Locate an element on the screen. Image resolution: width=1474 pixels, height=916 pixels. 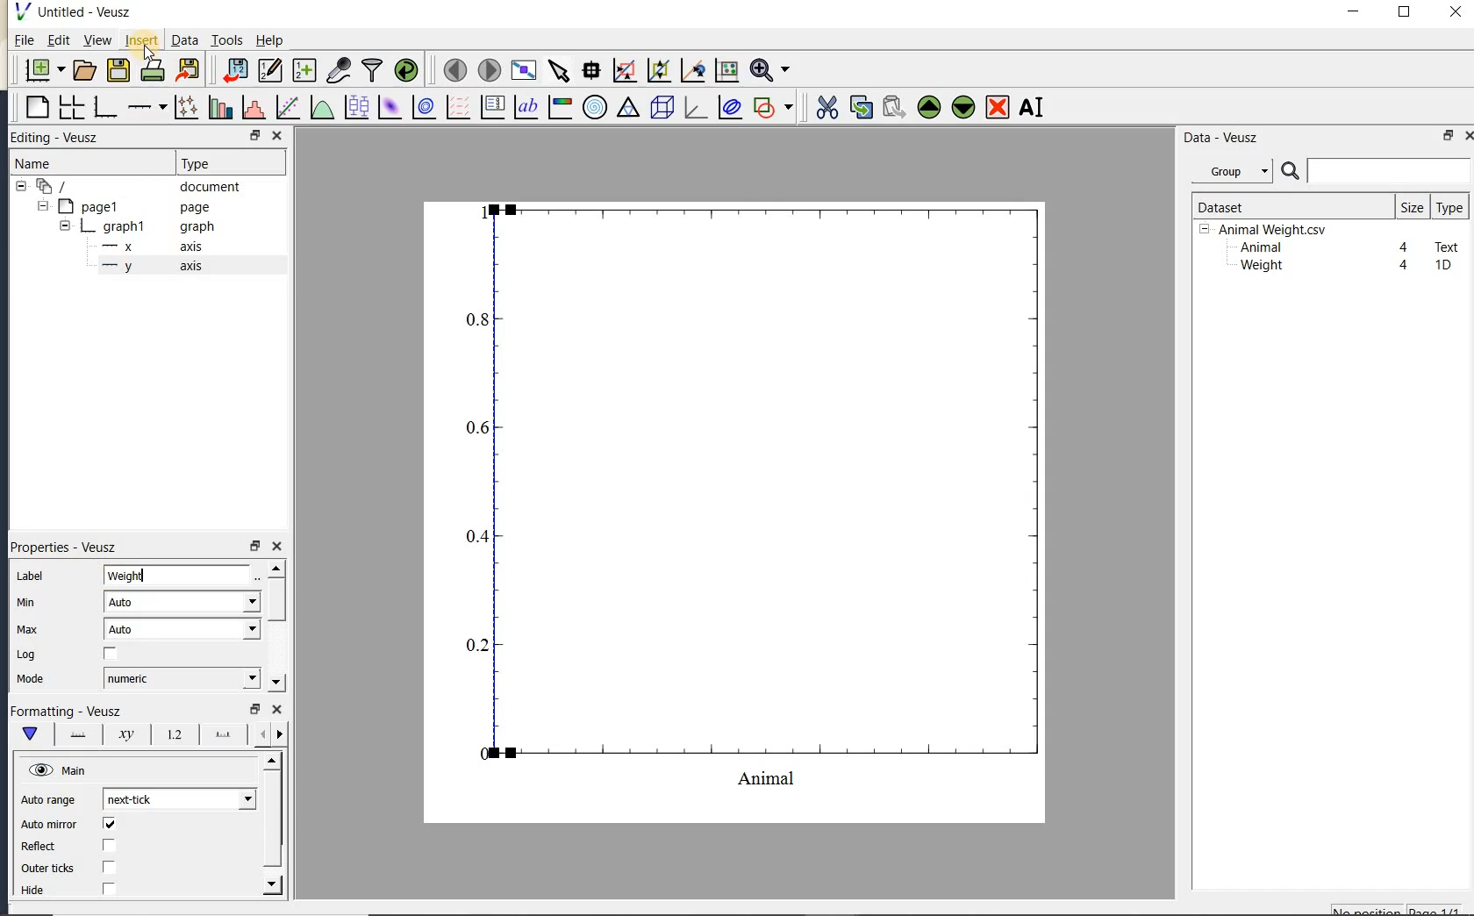
scrollbar is located at coordinates (275, 626).